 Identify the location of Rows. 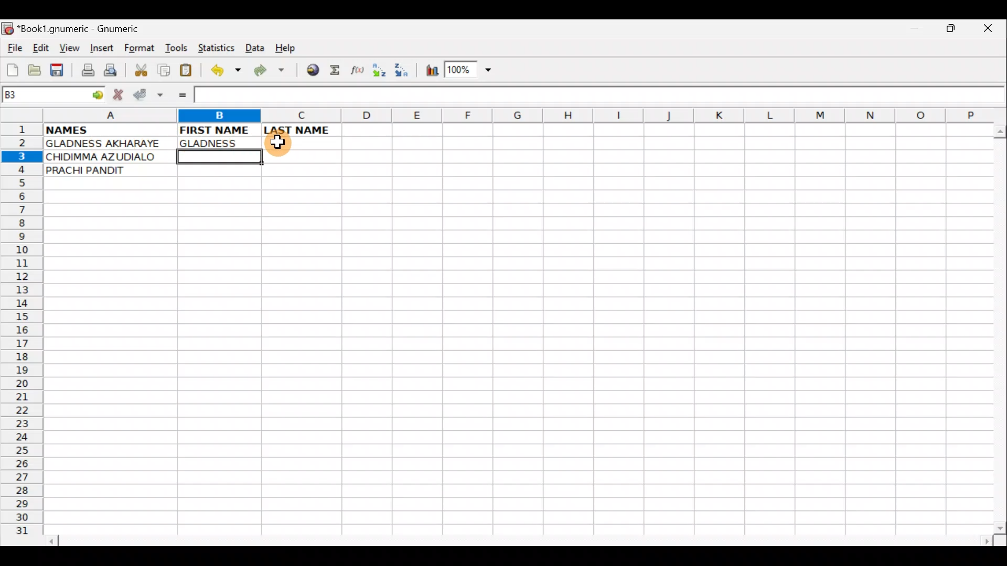
(22, 333).